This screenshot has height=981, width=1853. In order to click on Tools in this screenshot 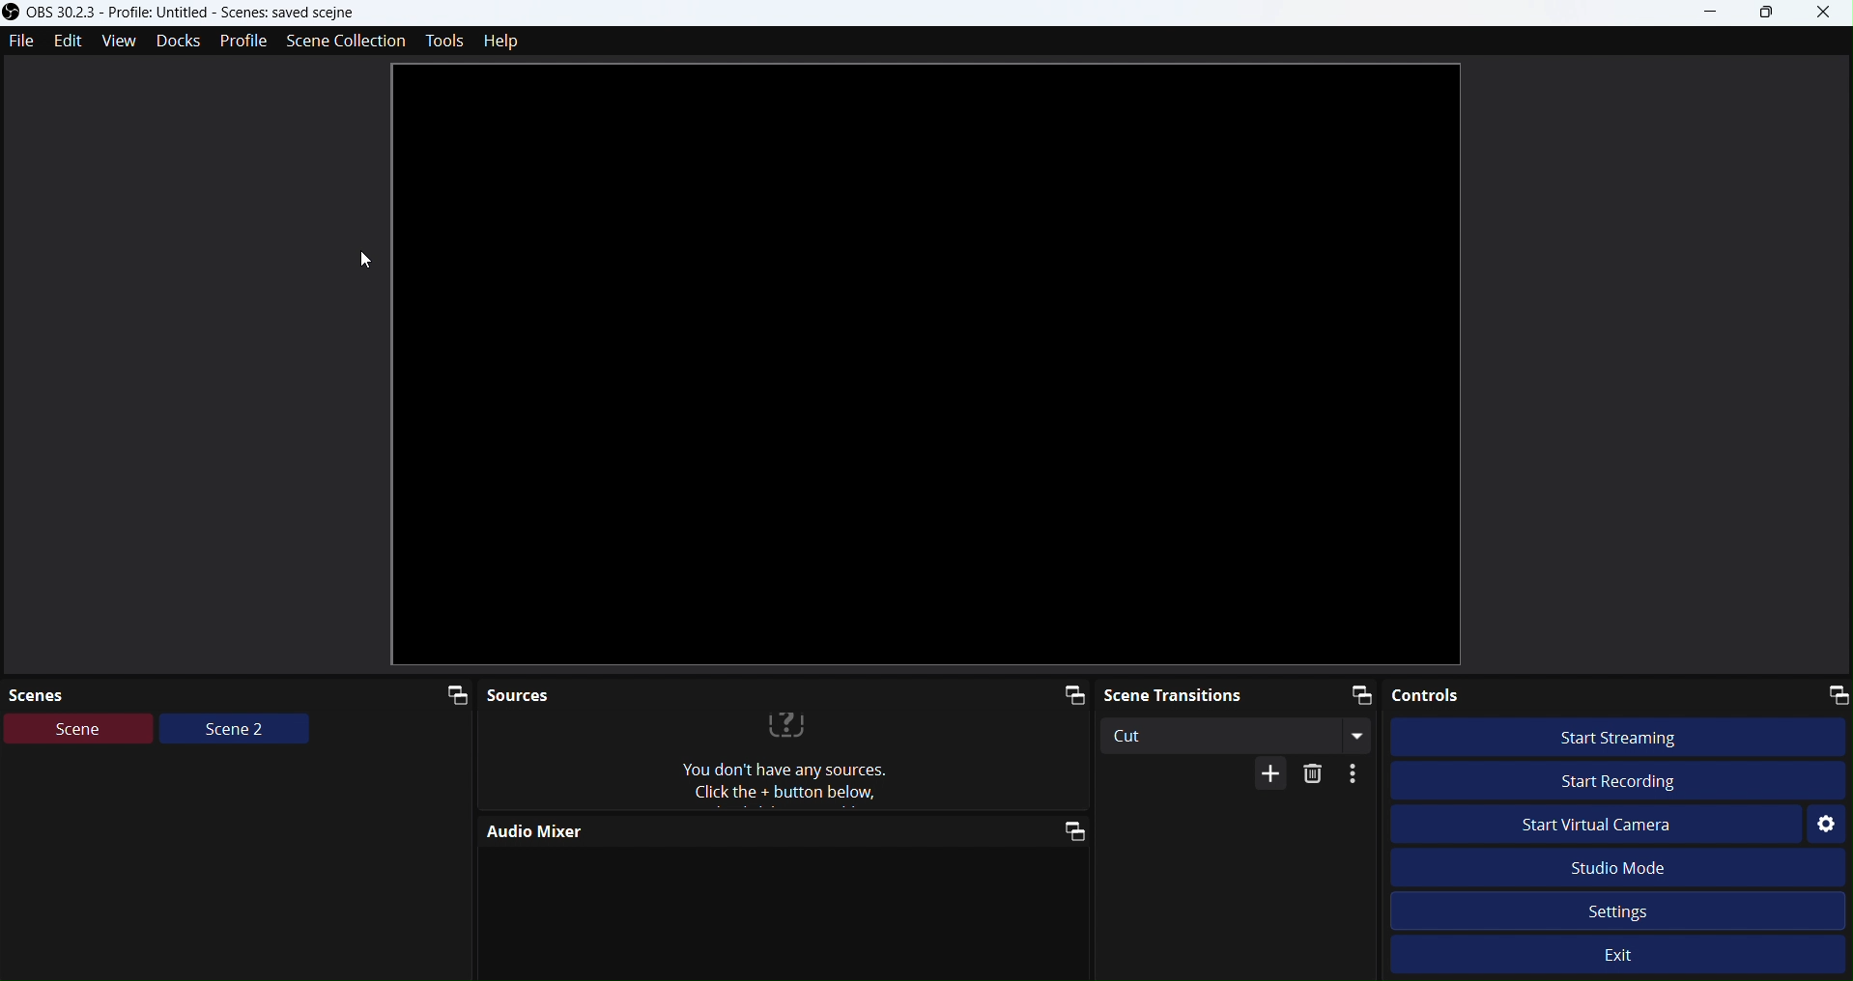, I will do `click(449, 41)`.